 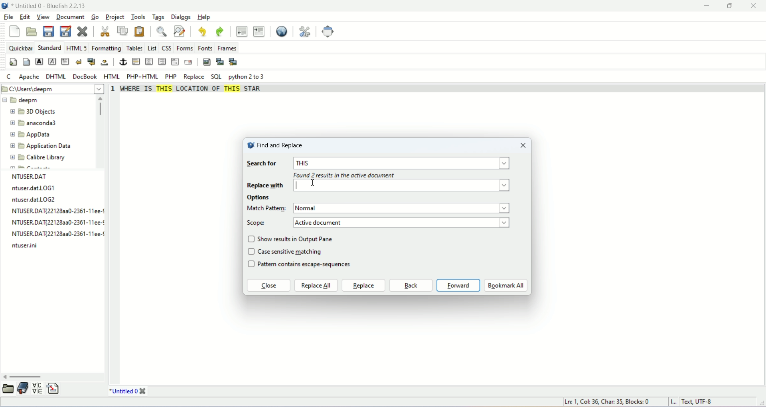 What do you see at coordinates (53, 377) in the screenshot?
I see `scroll bar` at bounding box center [53, 377].